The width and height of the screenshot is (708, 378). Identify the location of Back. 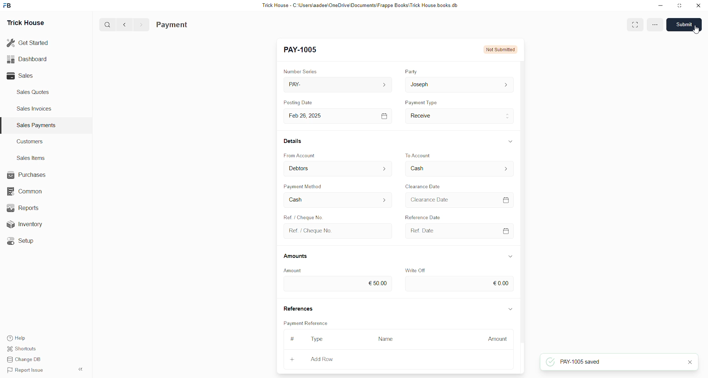
(125, 25).